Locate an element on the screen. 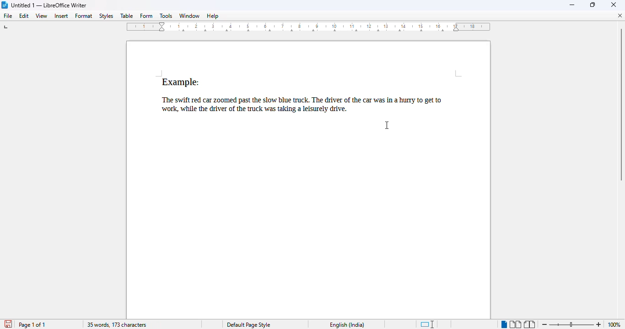 The image size is (625, 329). maximize is located at coordinates (593, 4).